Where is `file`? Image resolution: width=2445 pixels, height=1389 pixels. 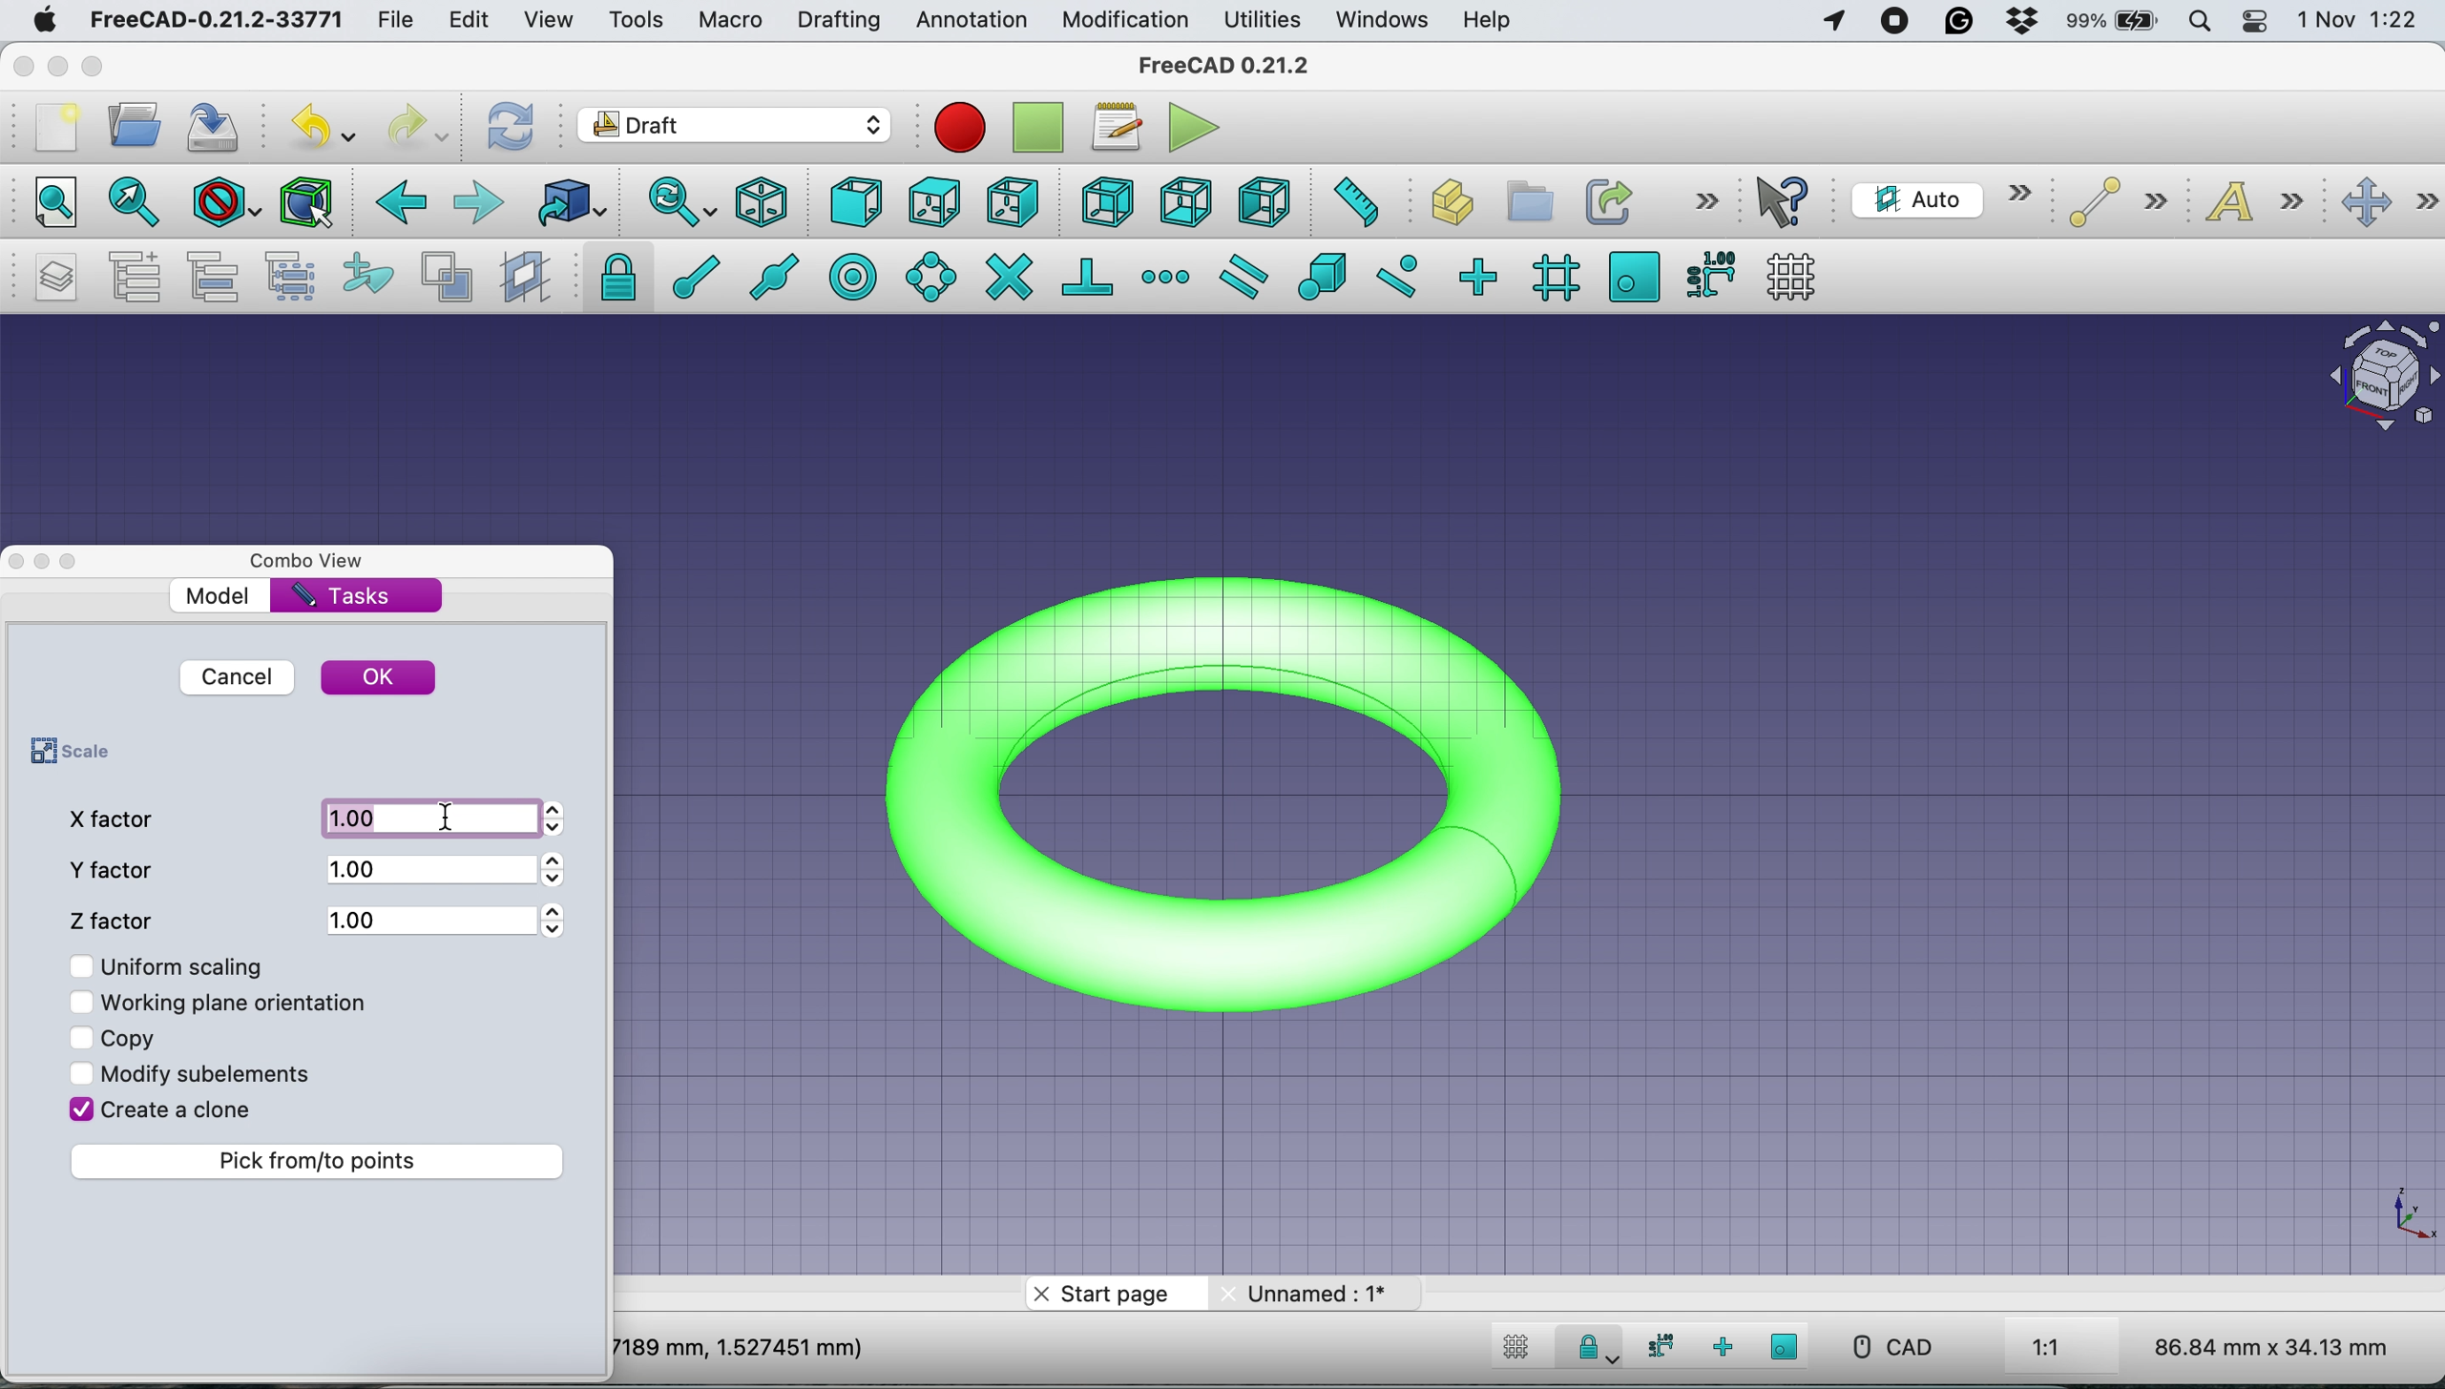 file is located at coordinates (403, 20).